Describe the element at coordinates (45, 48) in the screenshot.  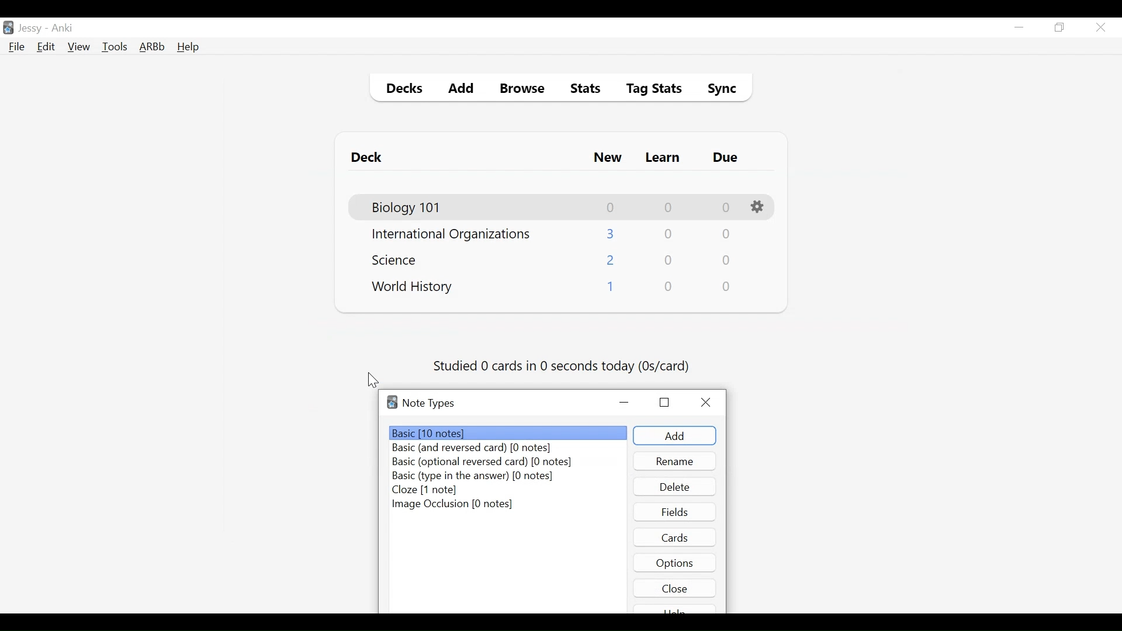
I see `Edit` at that location.